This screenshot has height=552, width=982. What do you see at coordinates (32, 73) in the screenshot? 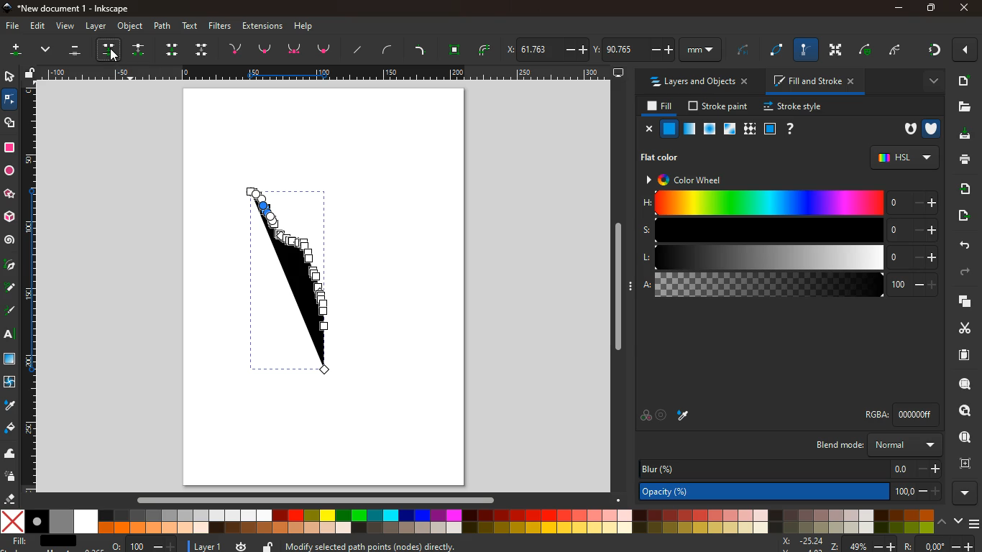
I see `unlock` at bounding box center [32, 73].